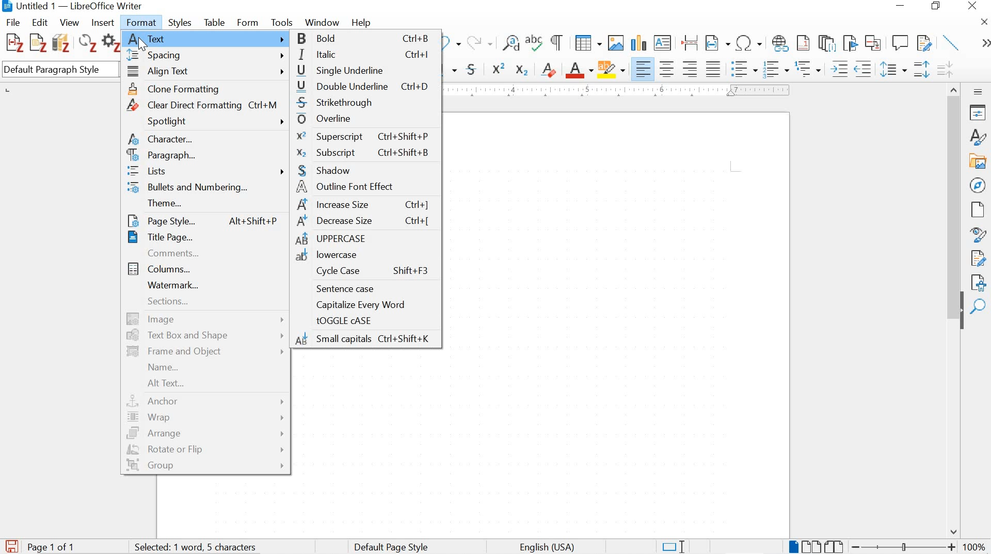 The width and height of the screenshot is (991, 554). I want to click on overline, so click(364, 119).